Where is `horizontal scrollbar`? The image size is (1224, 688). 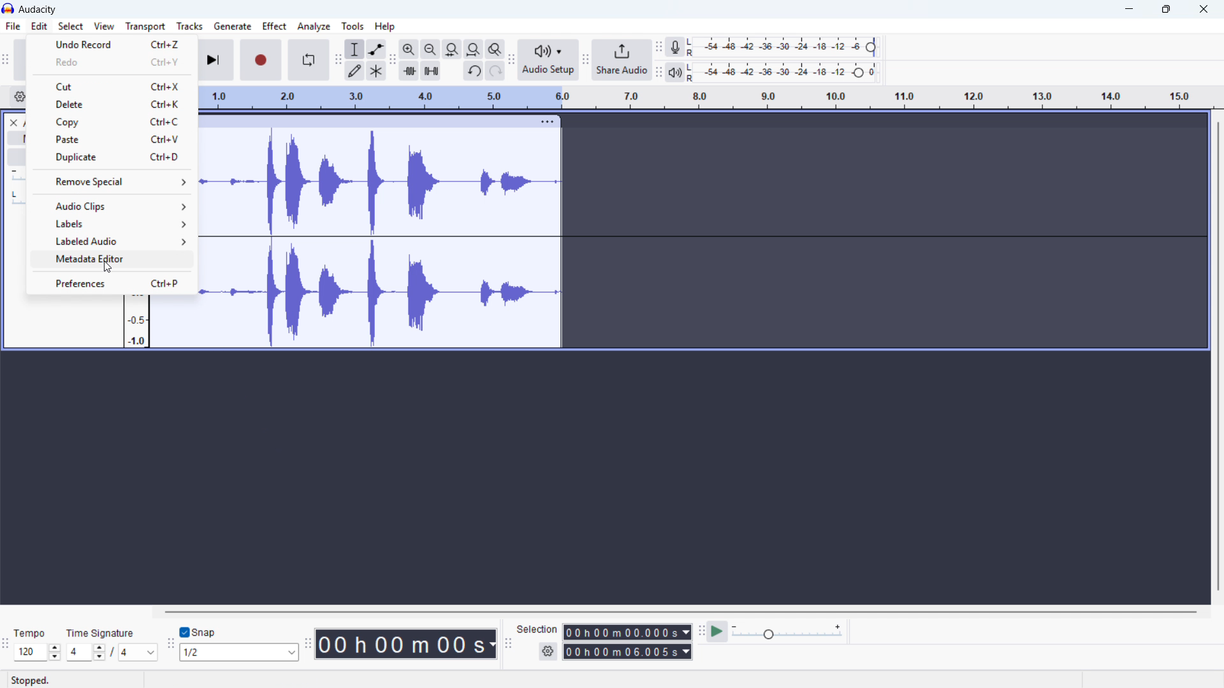
horizontal scrollbar is located at coordinates (683, 612).